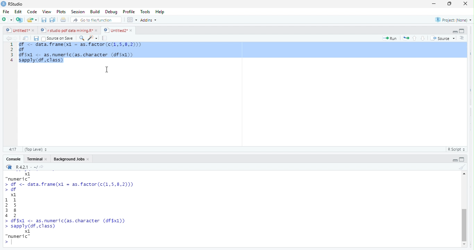 The width and height of the screenshot is (474, 250). What do you see at coordinates (44, 20) in the screenshot?
I see `save current document` at bounding box center [44, 20].